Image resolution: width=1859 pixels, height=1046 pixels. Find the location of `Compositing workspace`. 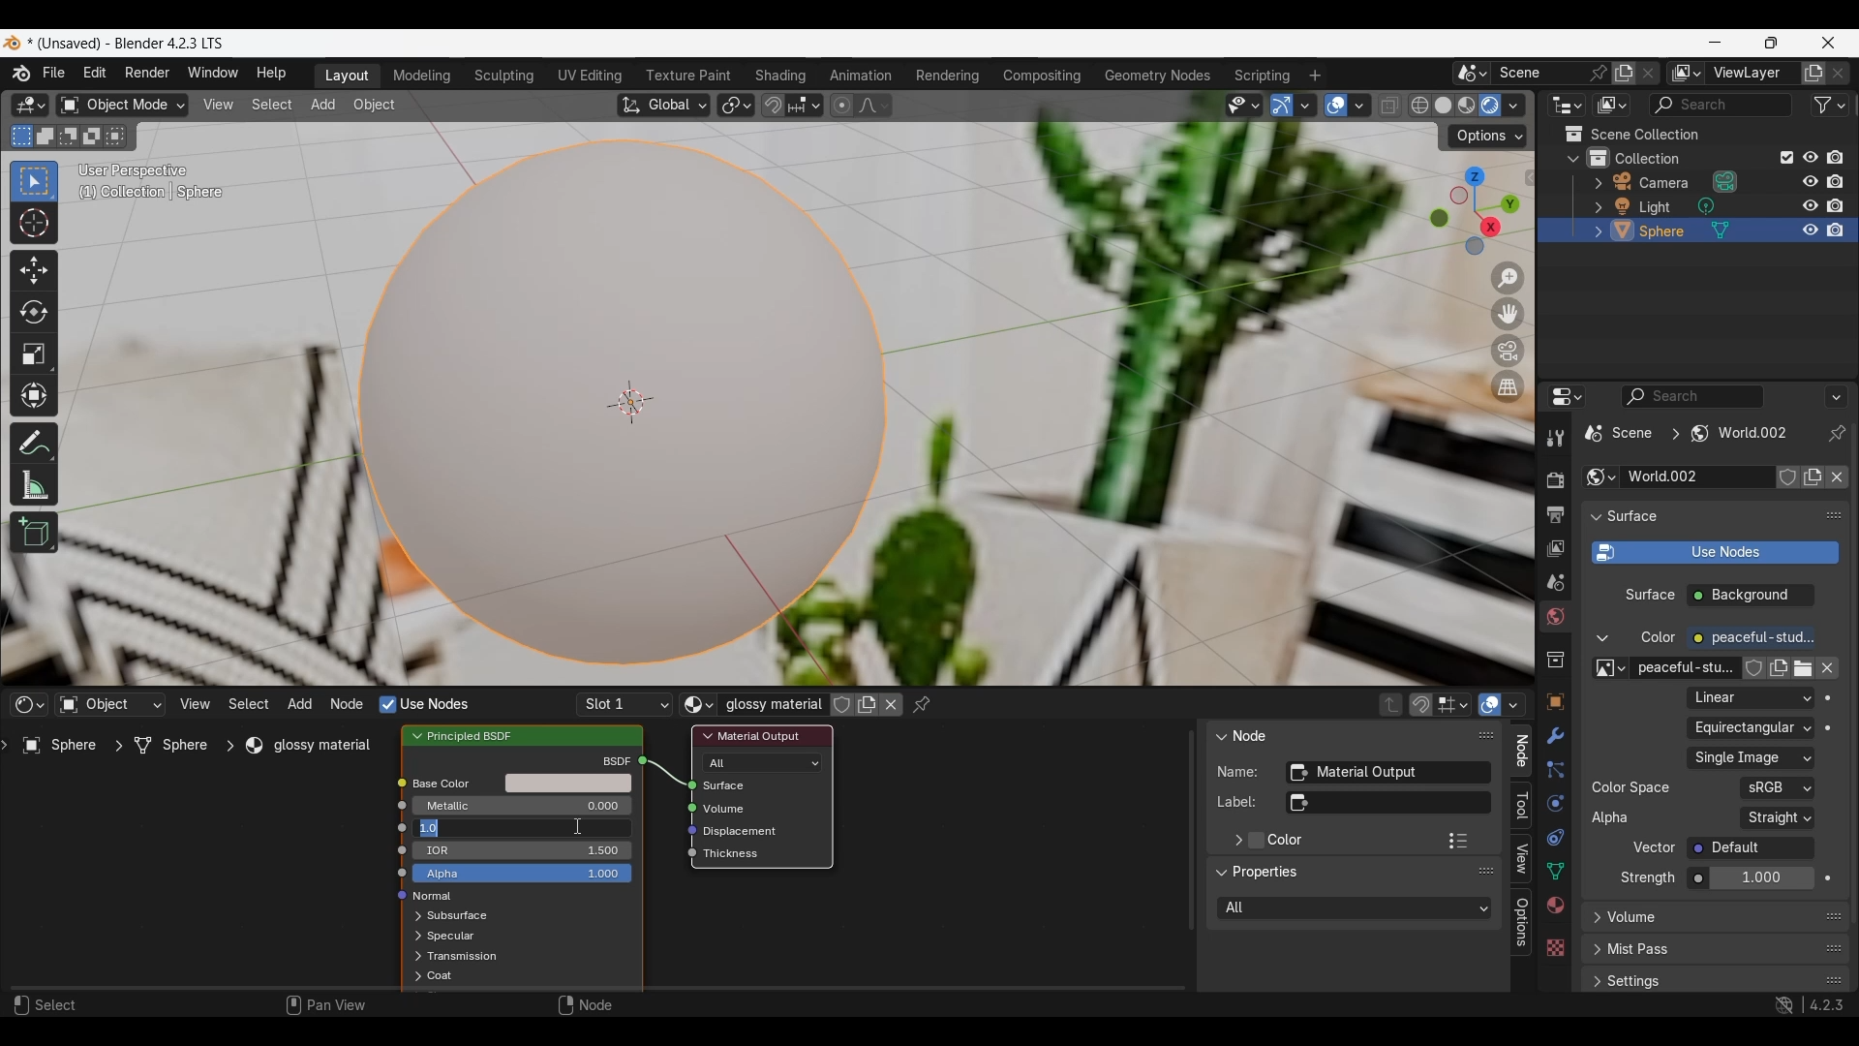

Compositing workspace is located at coordinates (1041, 76).